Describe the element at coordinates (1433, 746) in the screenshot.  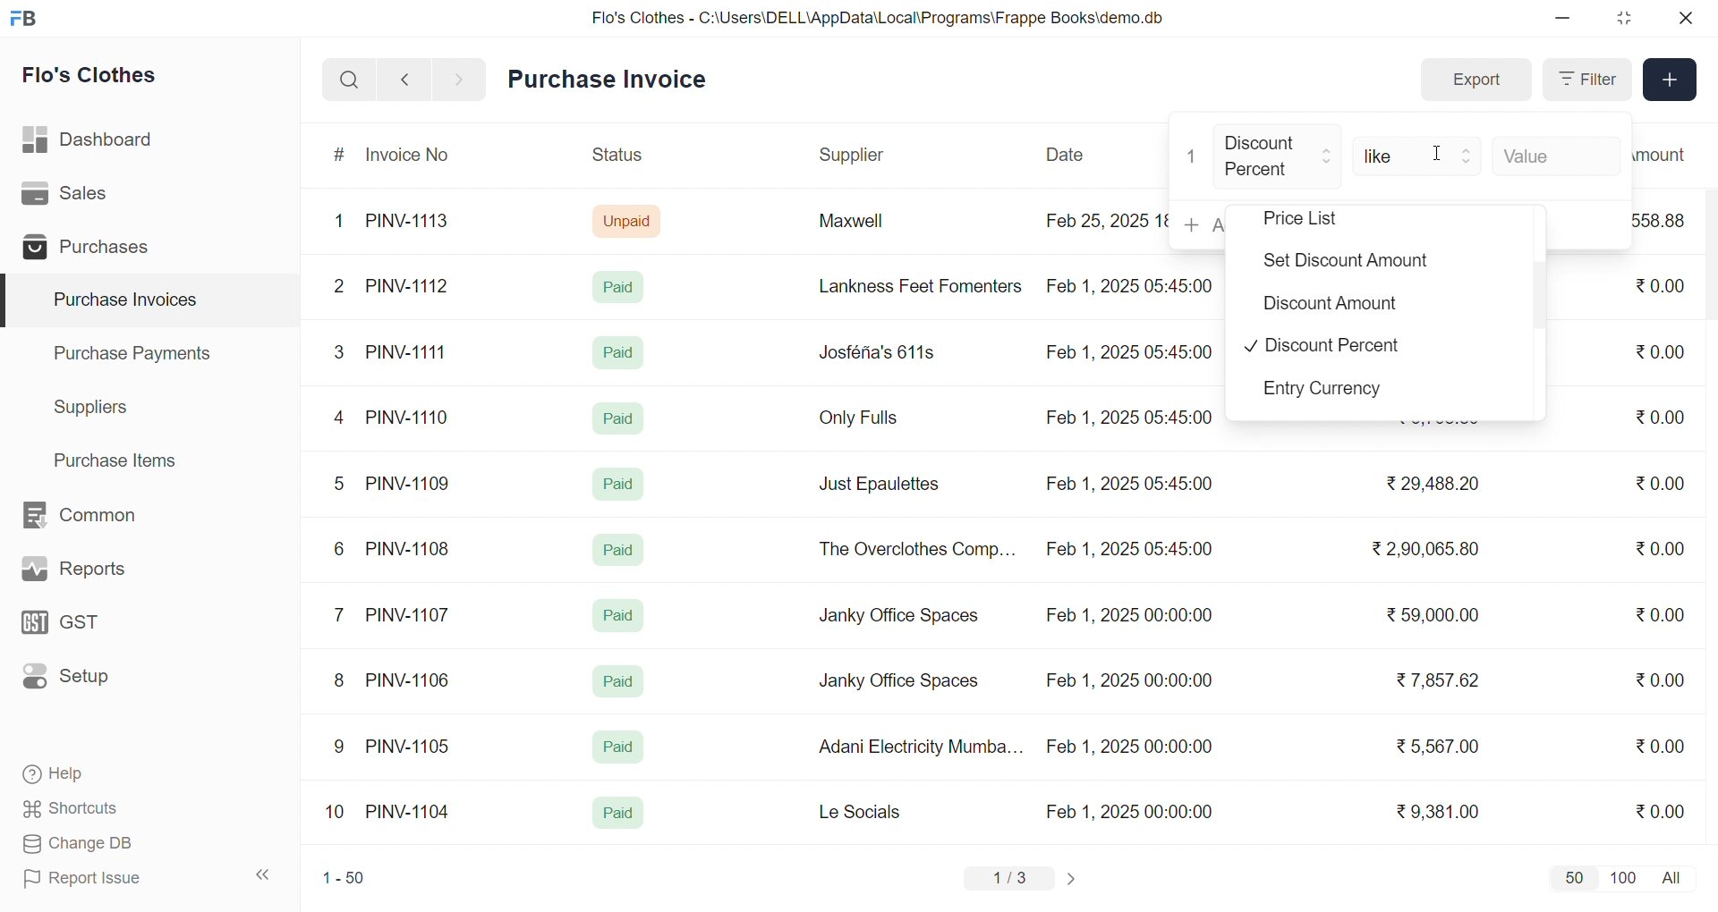
I see `₹ 5,567.00` at that location.